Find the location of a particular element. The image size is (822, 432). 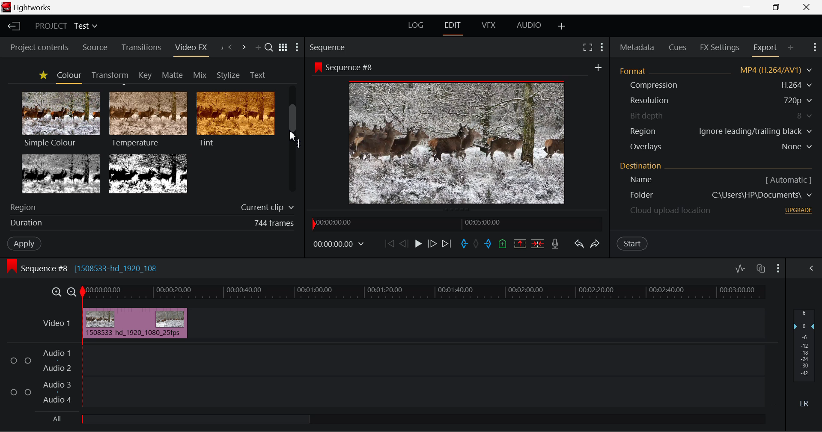

Add Panel is located at coordinates (790, 50).